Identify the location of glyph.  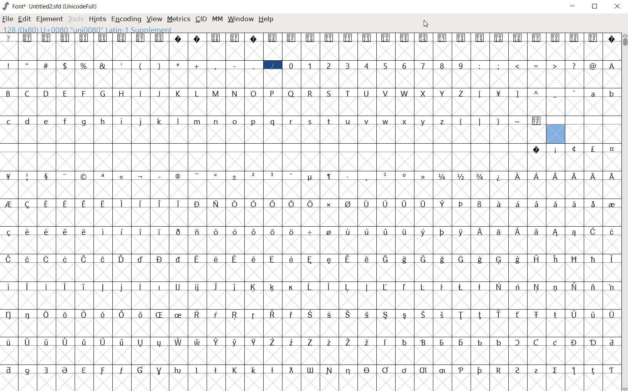
(178, 232).